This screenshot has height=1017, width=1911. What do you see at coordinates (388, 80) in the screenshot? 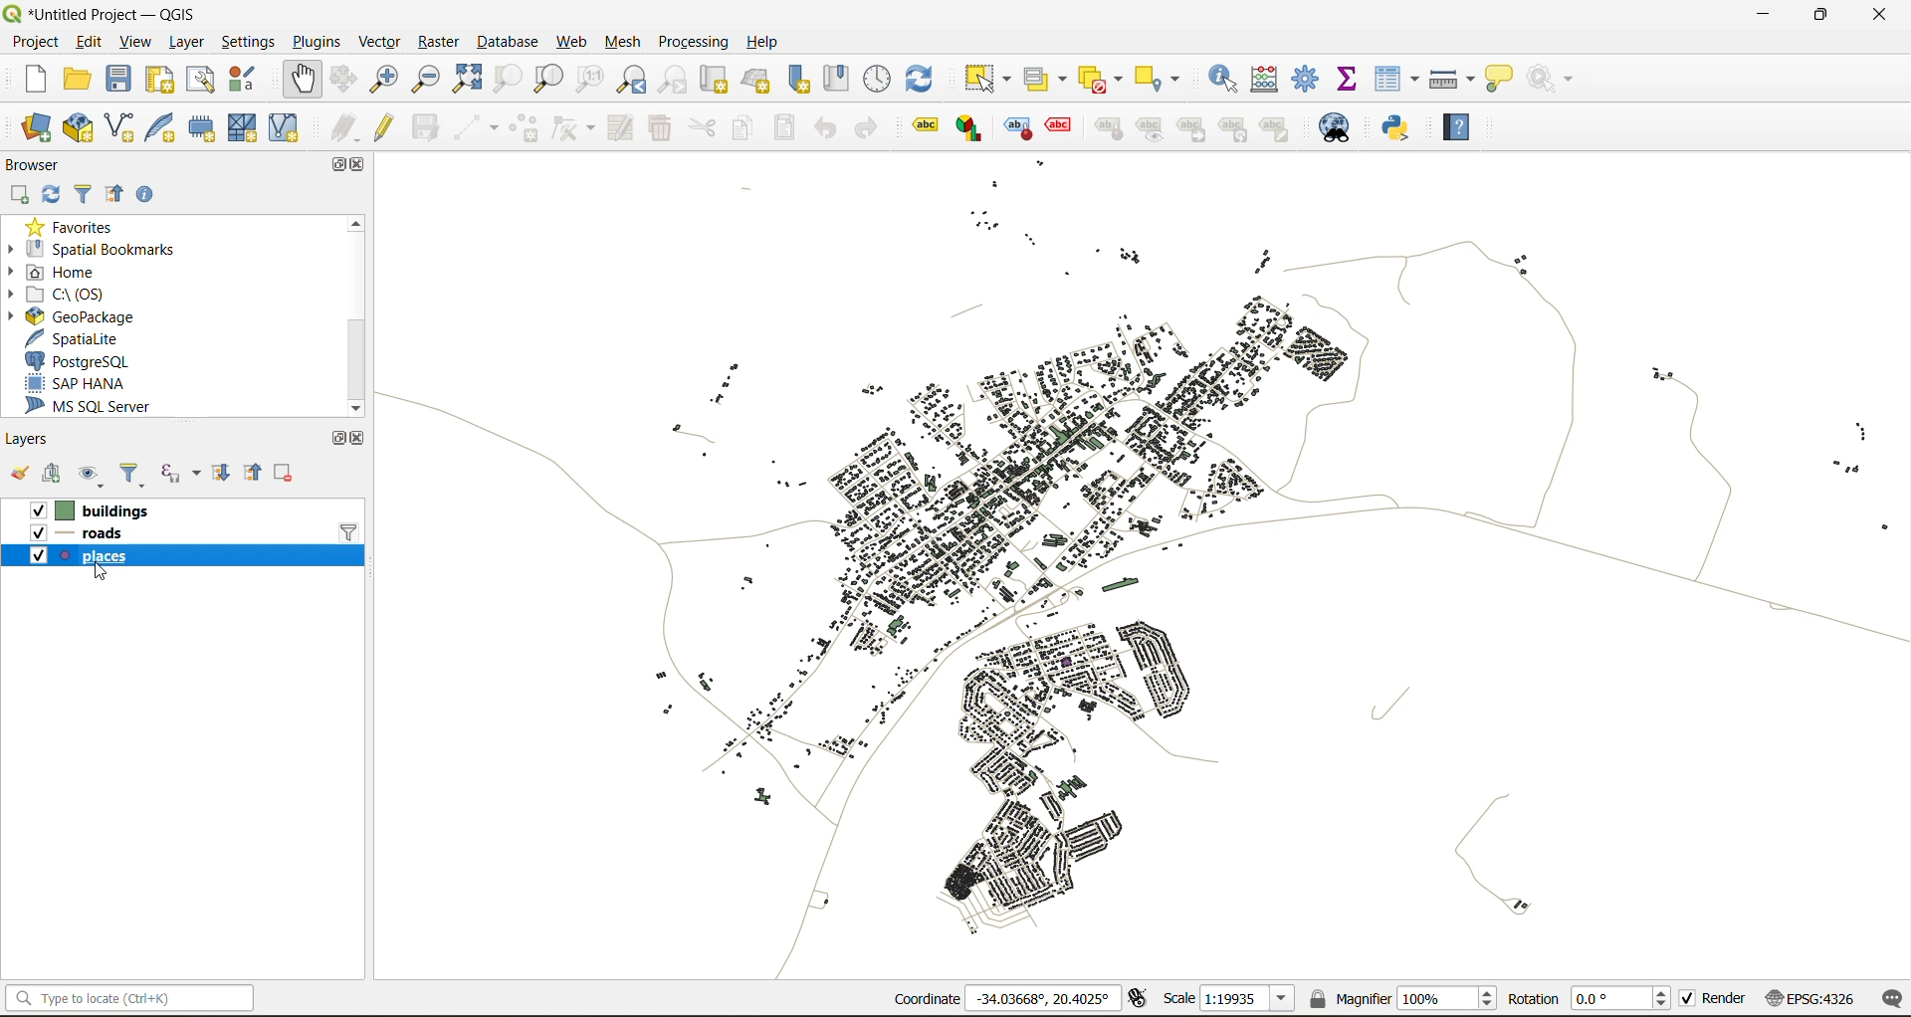
I see `zoom in` at bounding box center [388, 80].